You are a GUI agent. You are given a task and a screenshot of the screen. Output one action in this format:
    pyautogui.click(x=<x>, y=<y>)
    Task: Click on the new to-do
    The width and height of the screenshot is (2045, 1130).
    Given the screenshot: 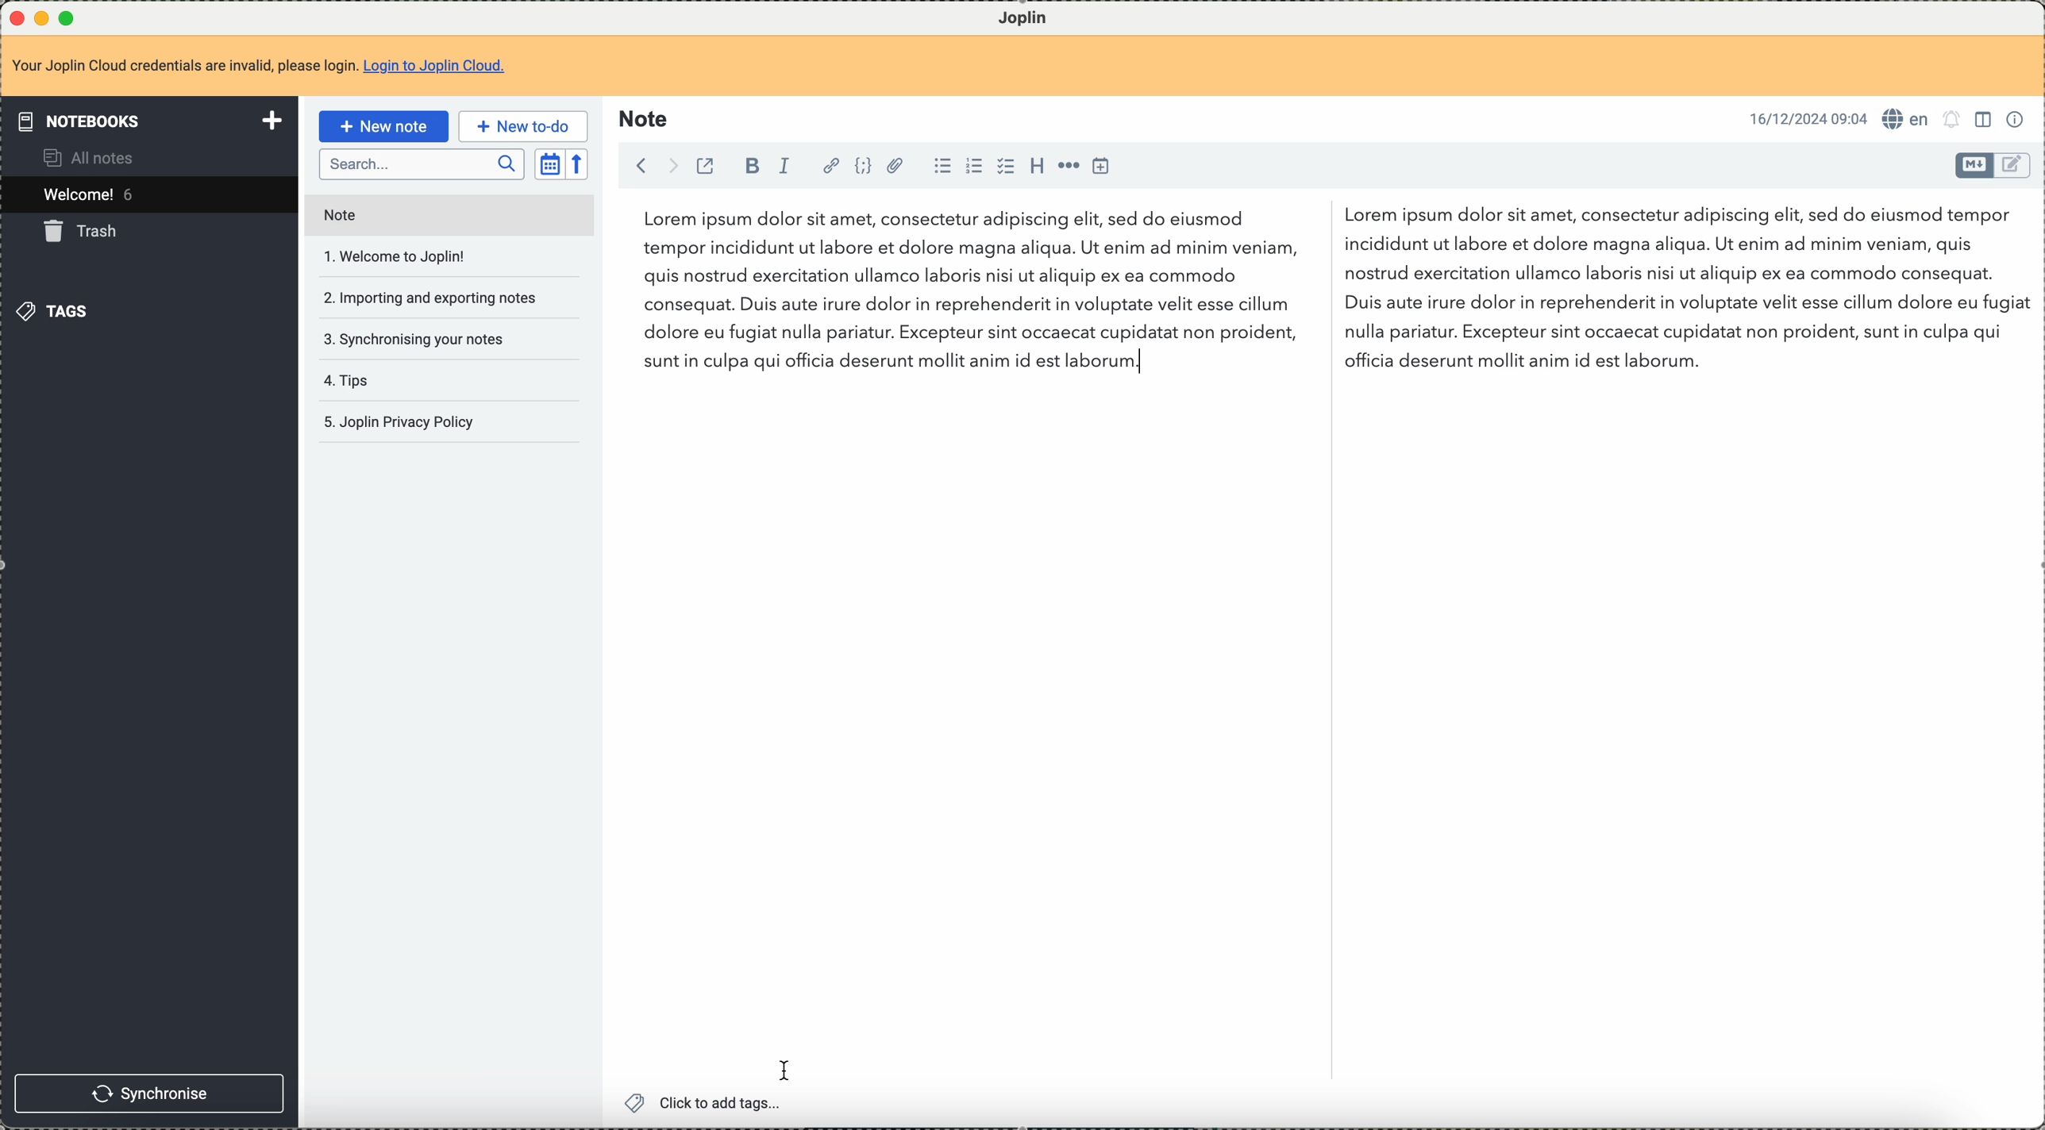 What is the action you would take?
    pyautogui.click(x=522, y=126)
    